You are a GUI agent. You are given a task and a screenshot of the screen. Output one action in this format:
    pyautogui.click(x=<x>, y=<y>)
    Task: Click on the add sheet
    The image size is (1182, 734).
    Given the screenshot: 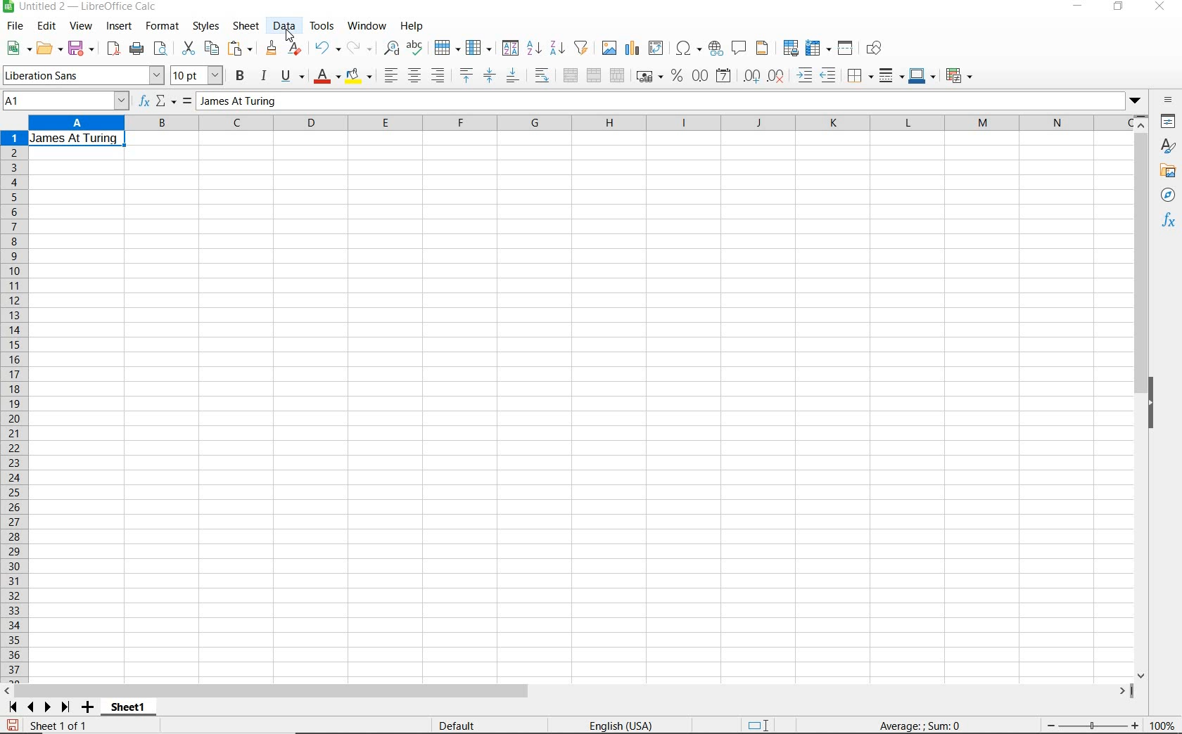 What is the action you would take?
    pyautogui.click(x=86, y=708)
    